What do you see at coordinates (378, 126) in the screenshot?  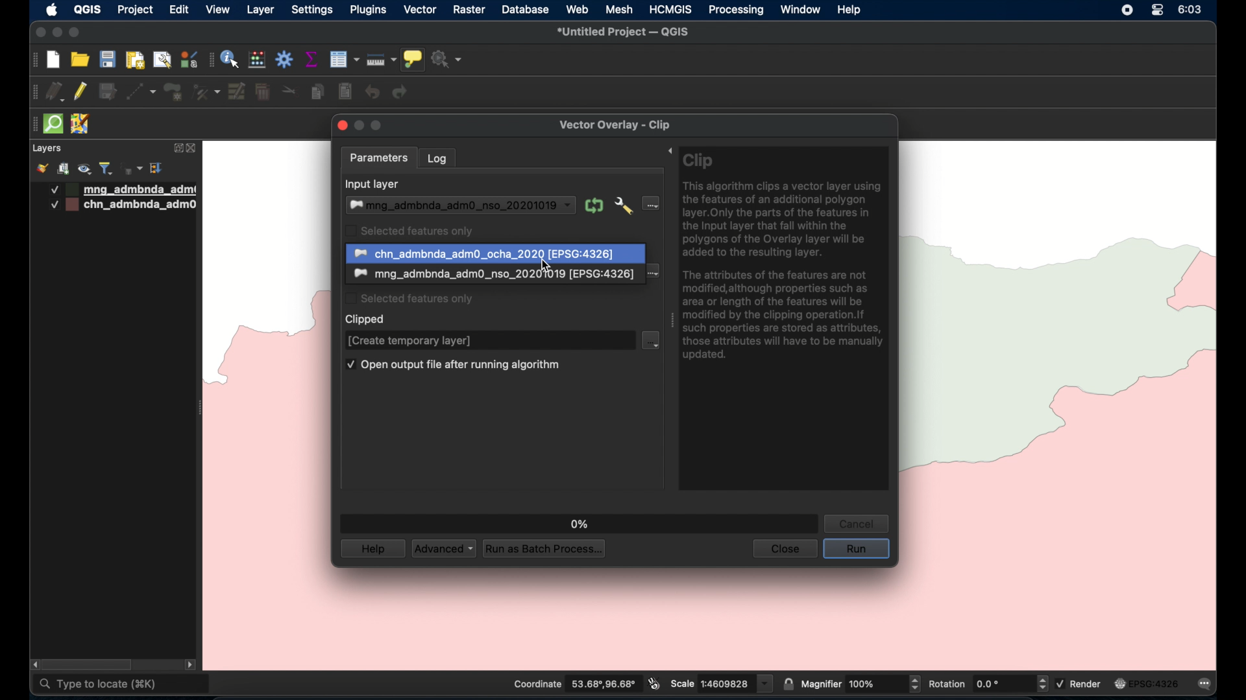 I see `maximize` at bounding box center [378, 126].